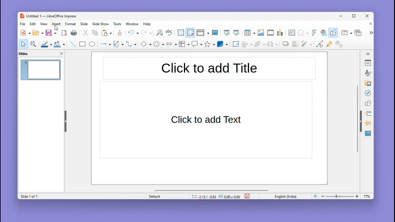 The image size is (395, 222). I want to click on Font work, so click(314, 33).